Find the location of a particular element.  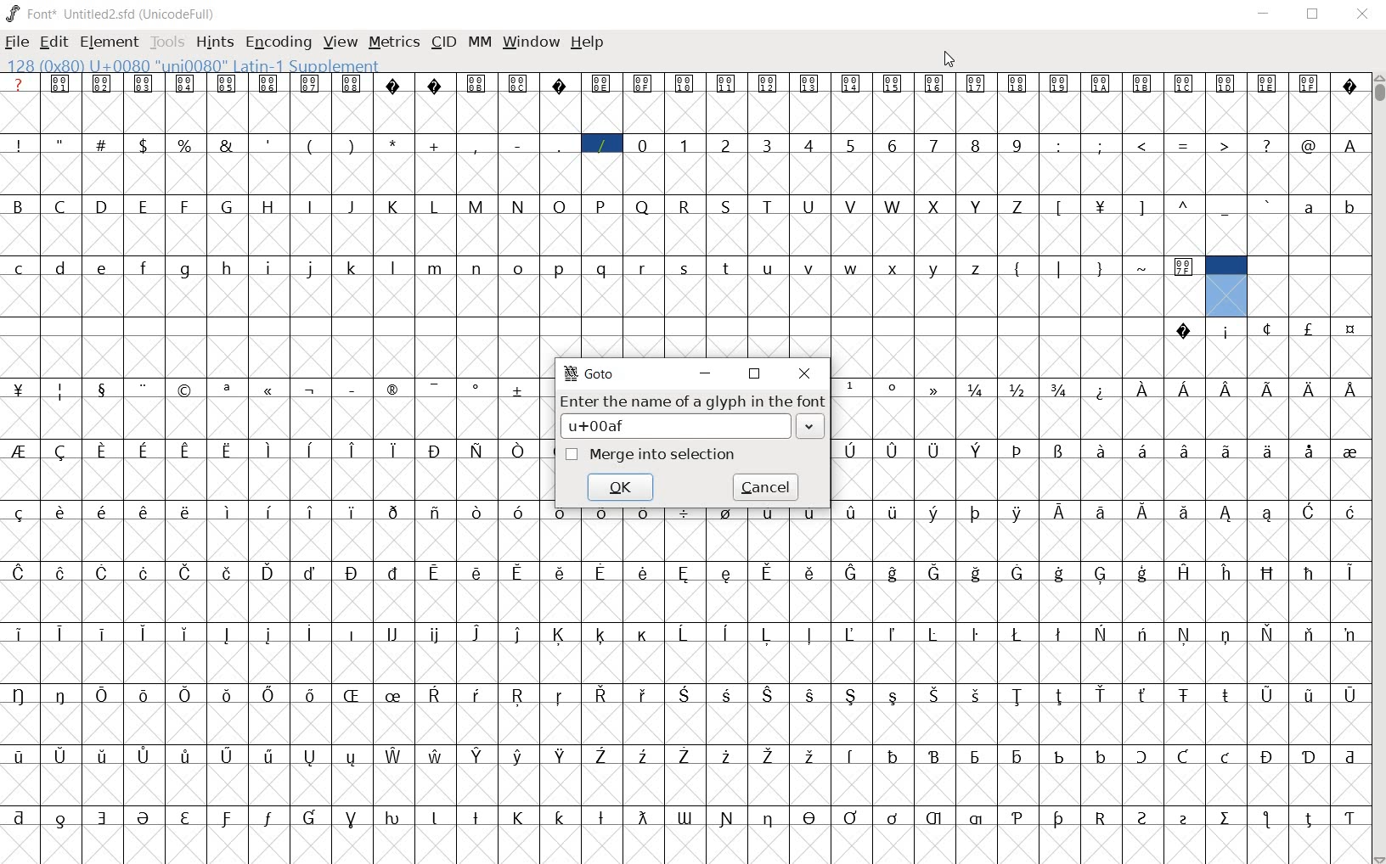

Symbol is located at coordinates (852, 452).